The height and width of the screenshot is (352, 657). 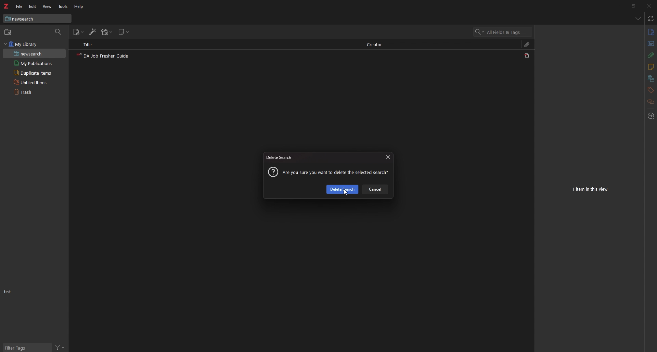 I want to click on restore, so click(x=634, y=6).